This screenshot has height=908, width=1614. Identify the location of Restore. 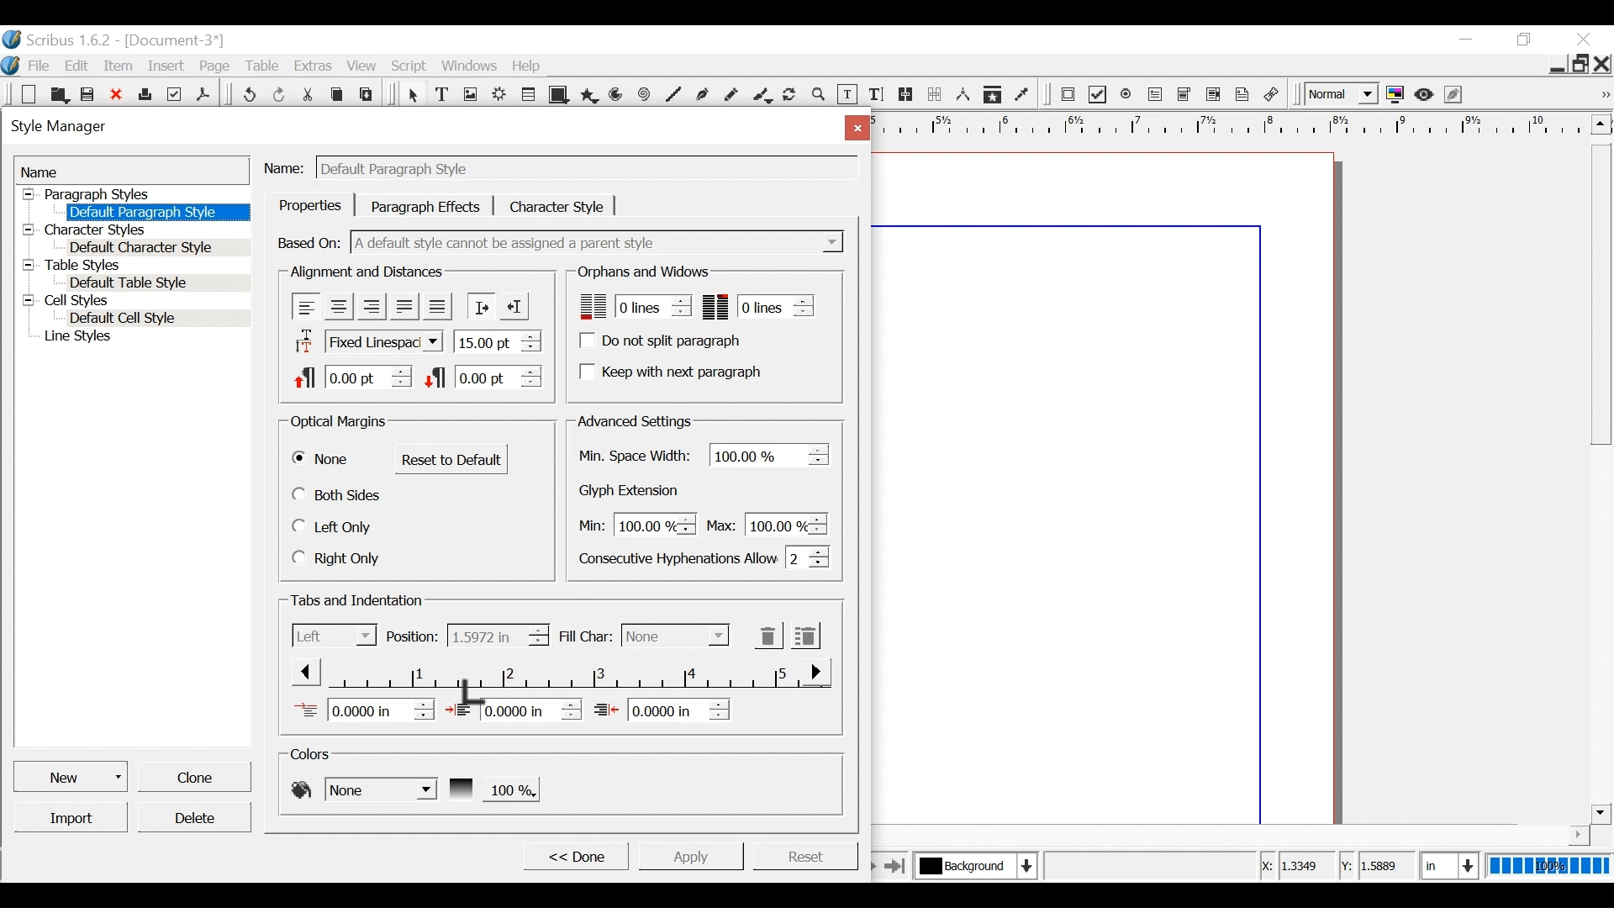
(1580, 62).